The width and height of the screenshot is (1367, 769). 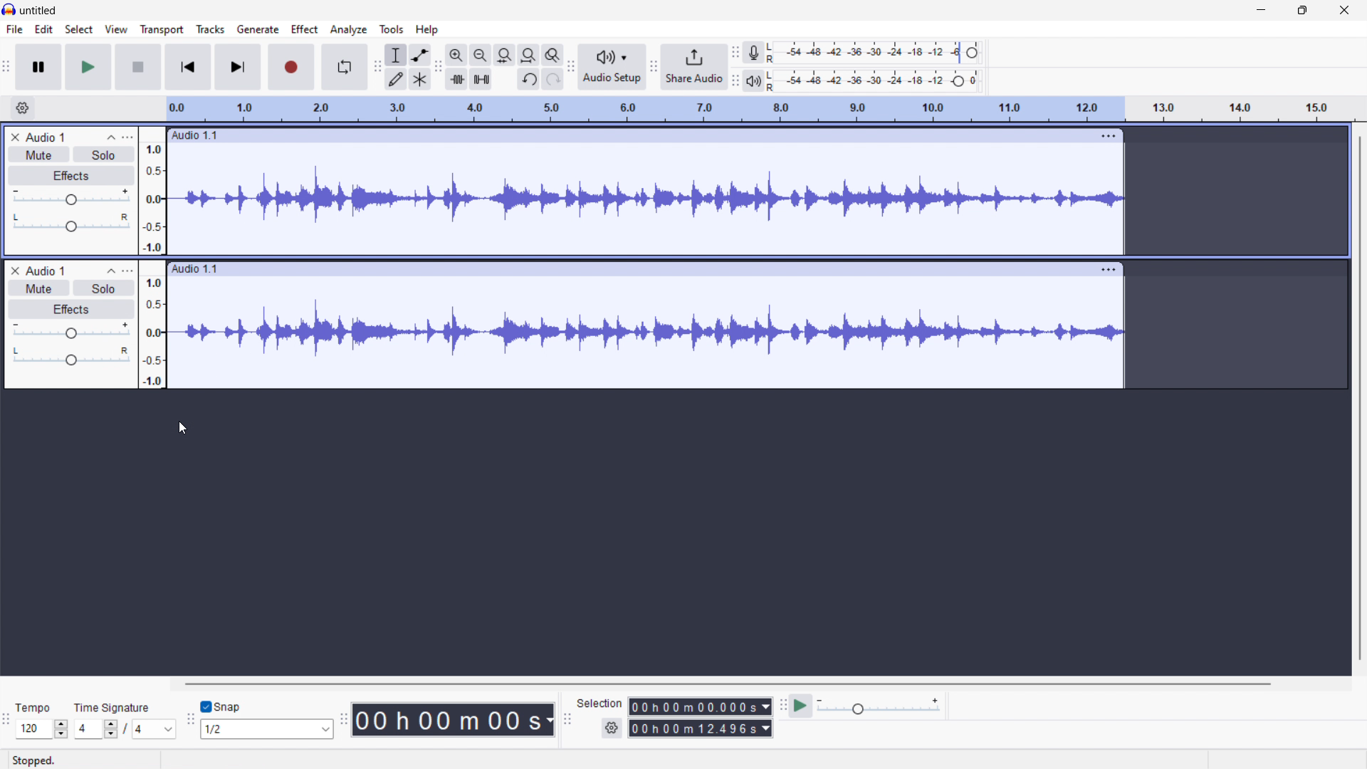 I want to click on 4, so click(x=85, y=729).